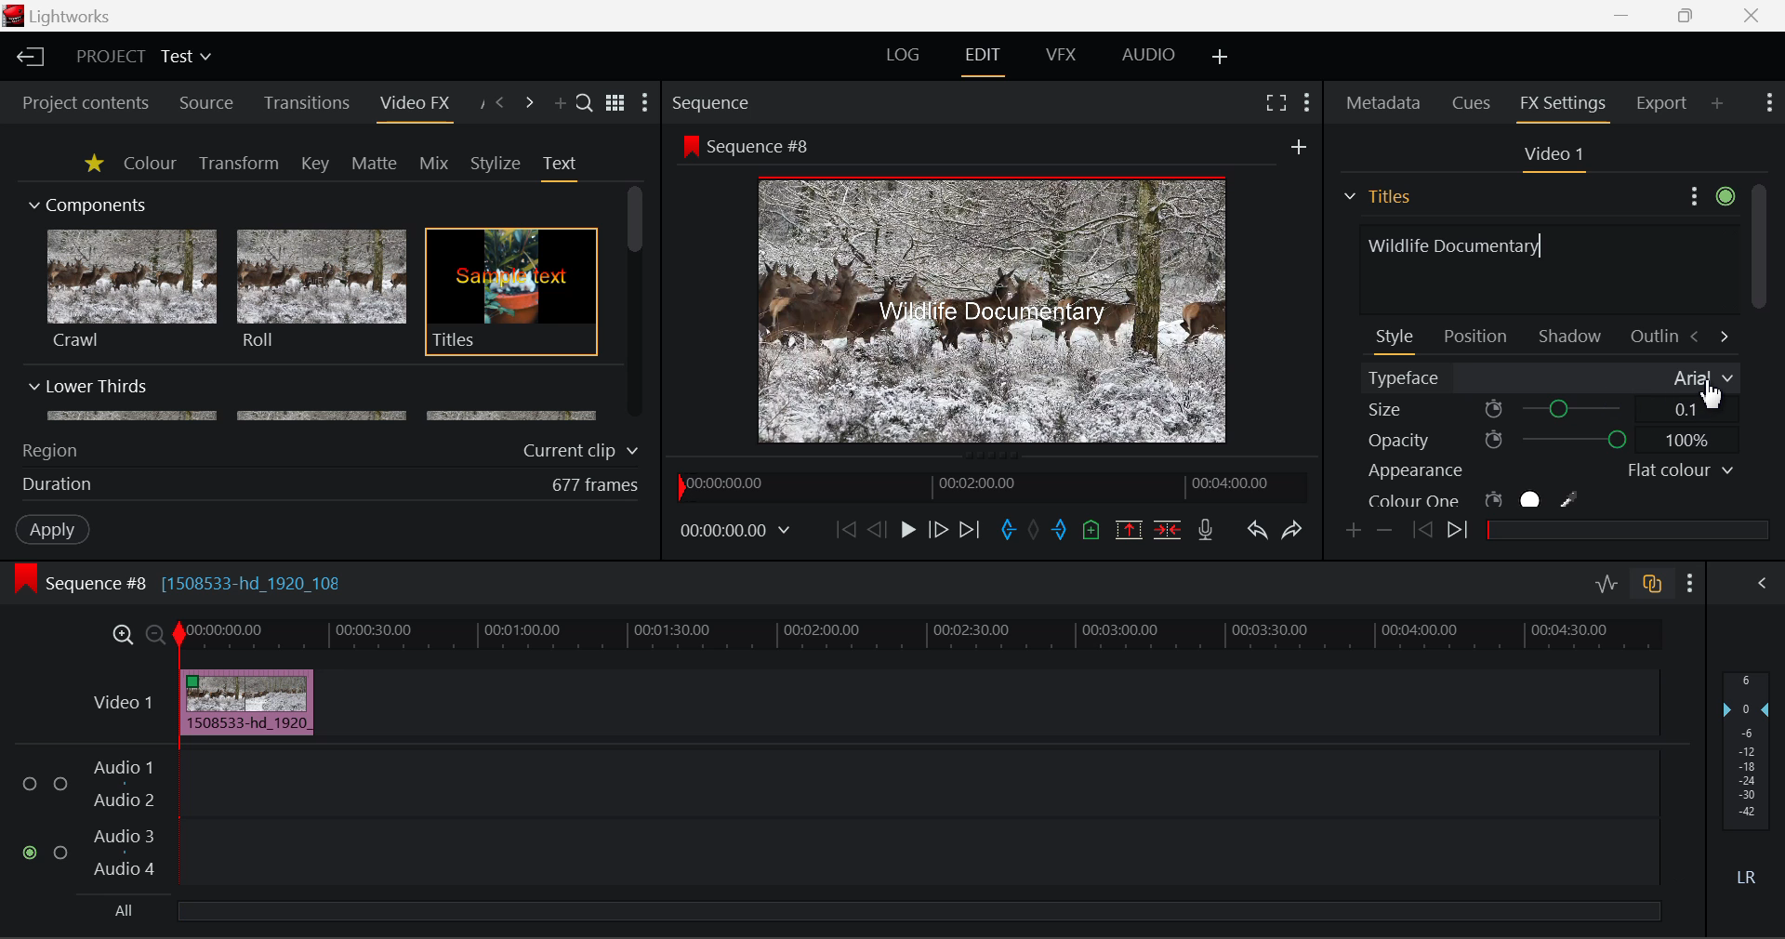  I want to click on Search, so click(586, 101).